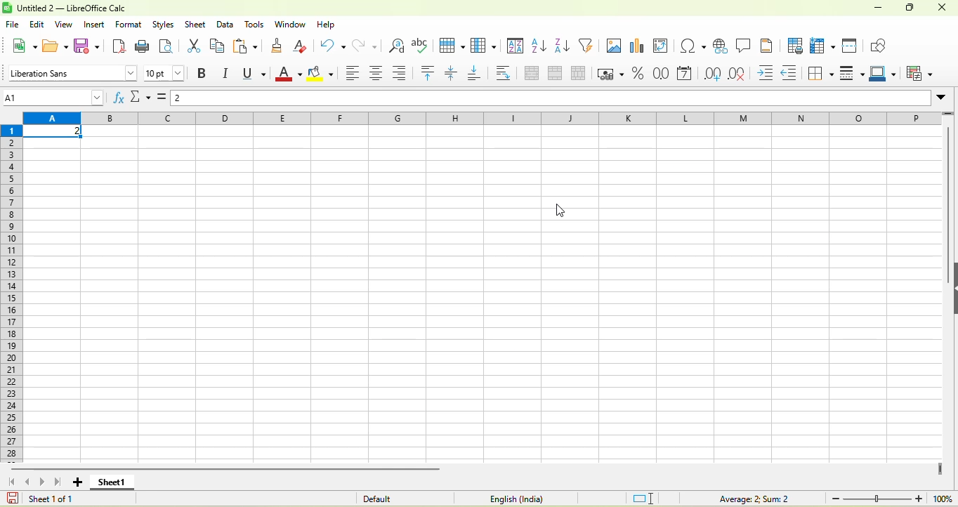 This screenshot has width=958, height=507. I want to click on sort, so click(516, 48).